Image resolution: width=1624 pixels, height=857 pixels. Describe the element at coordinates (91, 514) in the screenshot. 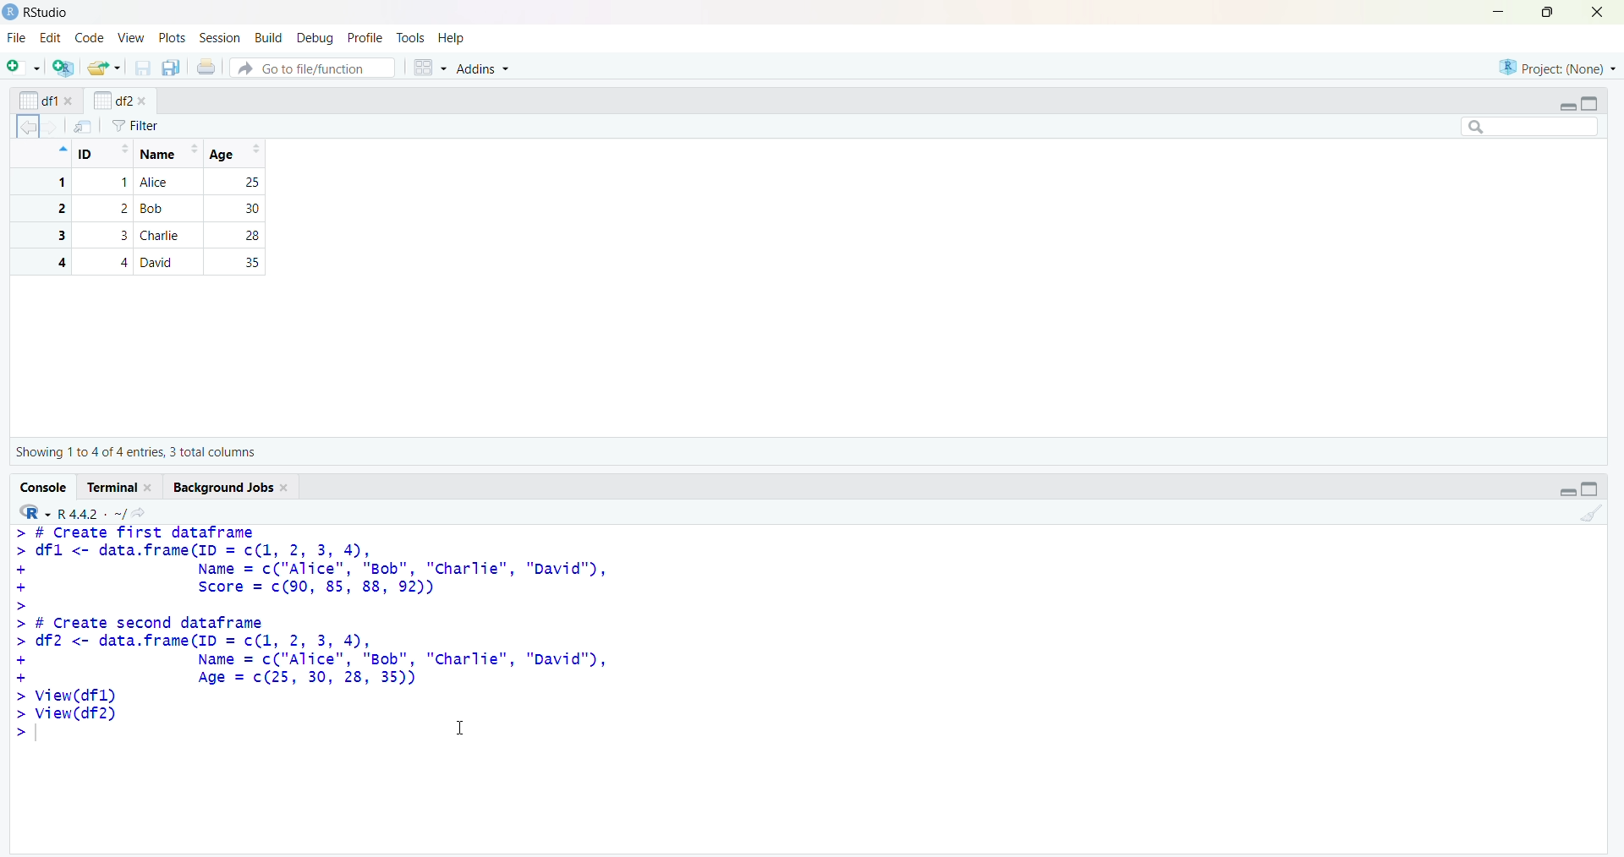

I see `R 4.4.2  ~/` at that location.